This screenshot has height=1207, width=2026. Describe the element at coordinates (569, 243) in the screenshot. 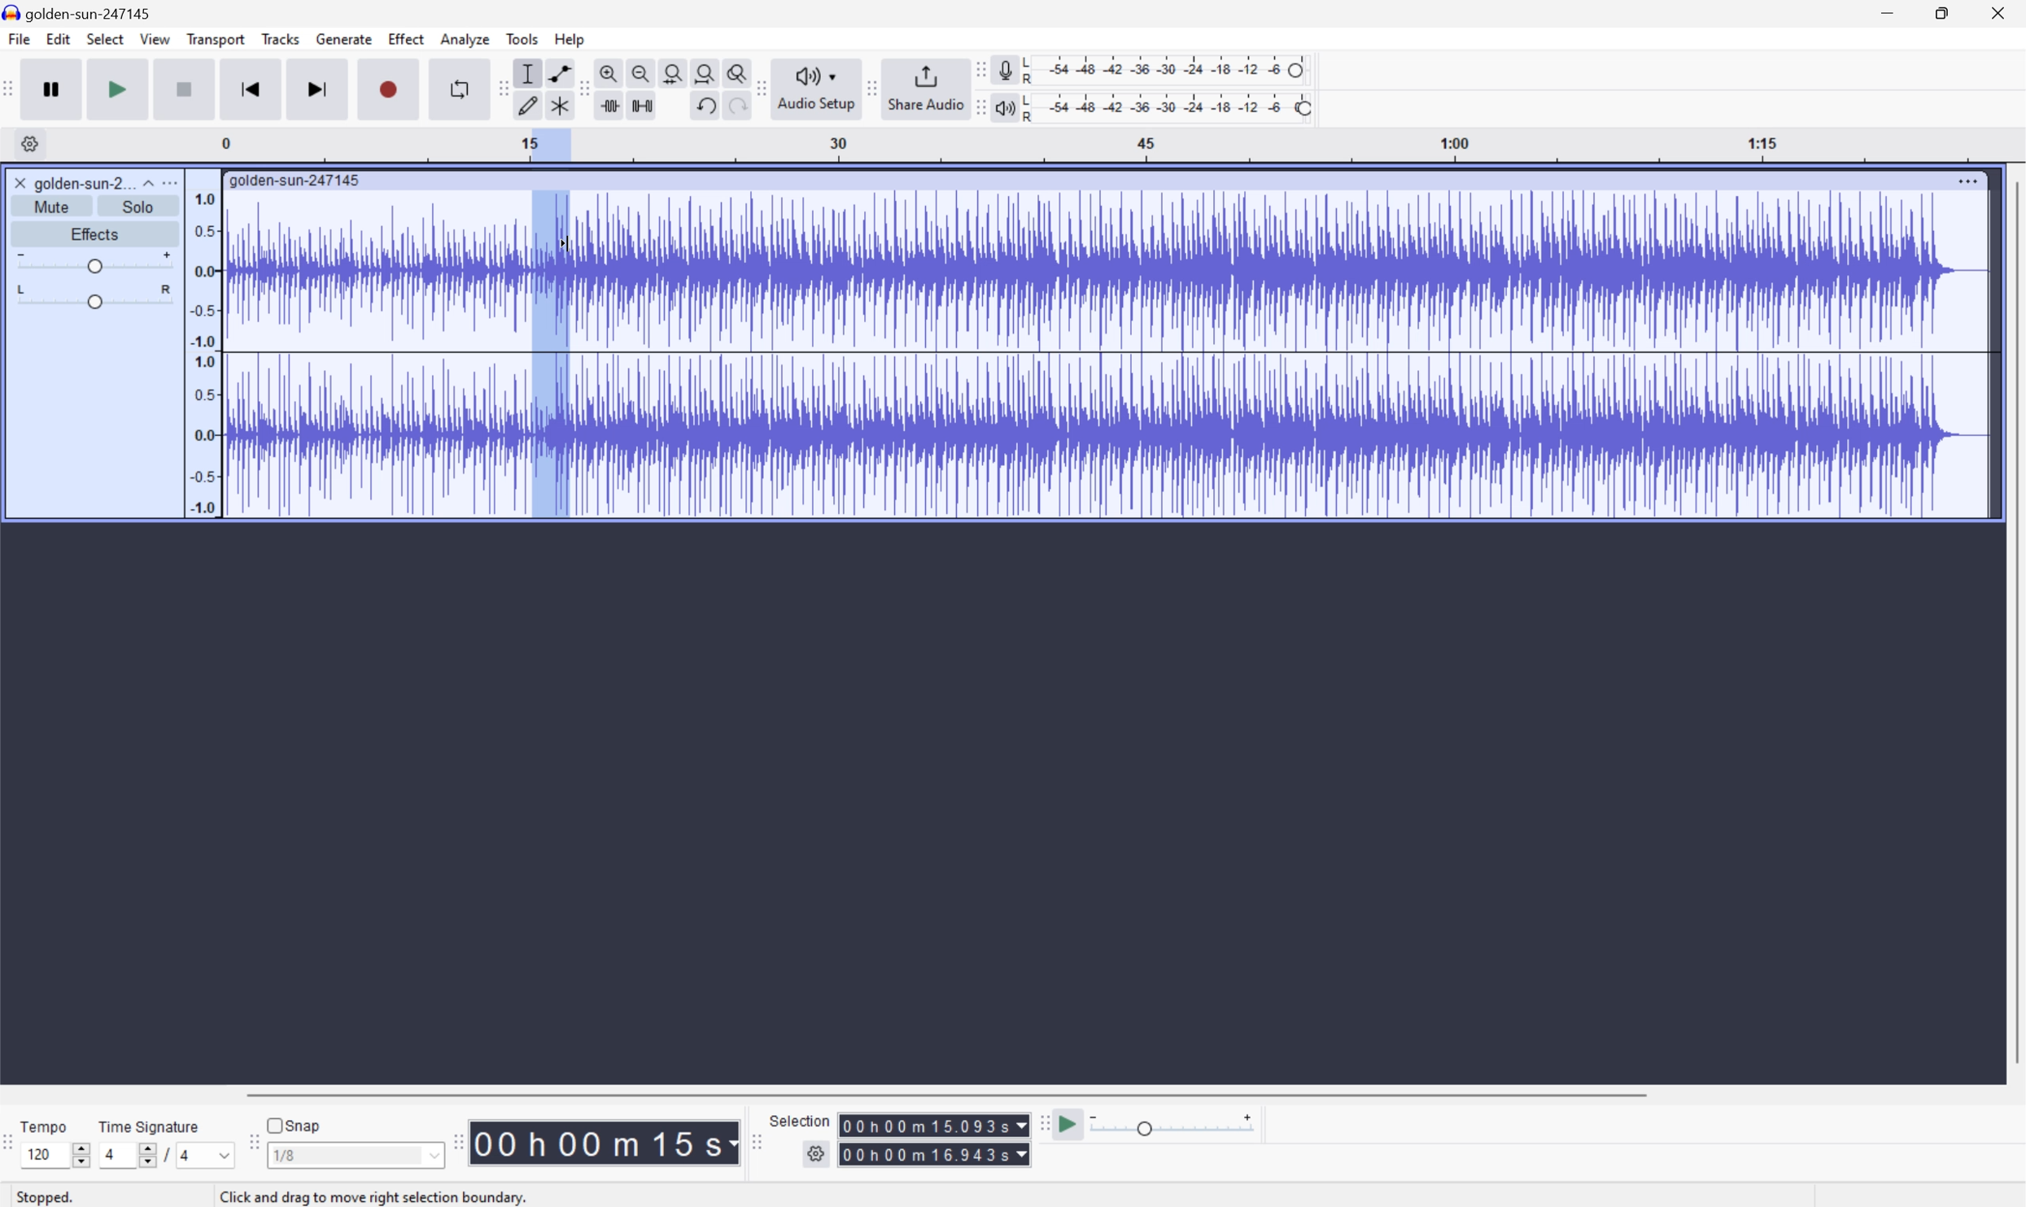

I see `Cursor` at that location.